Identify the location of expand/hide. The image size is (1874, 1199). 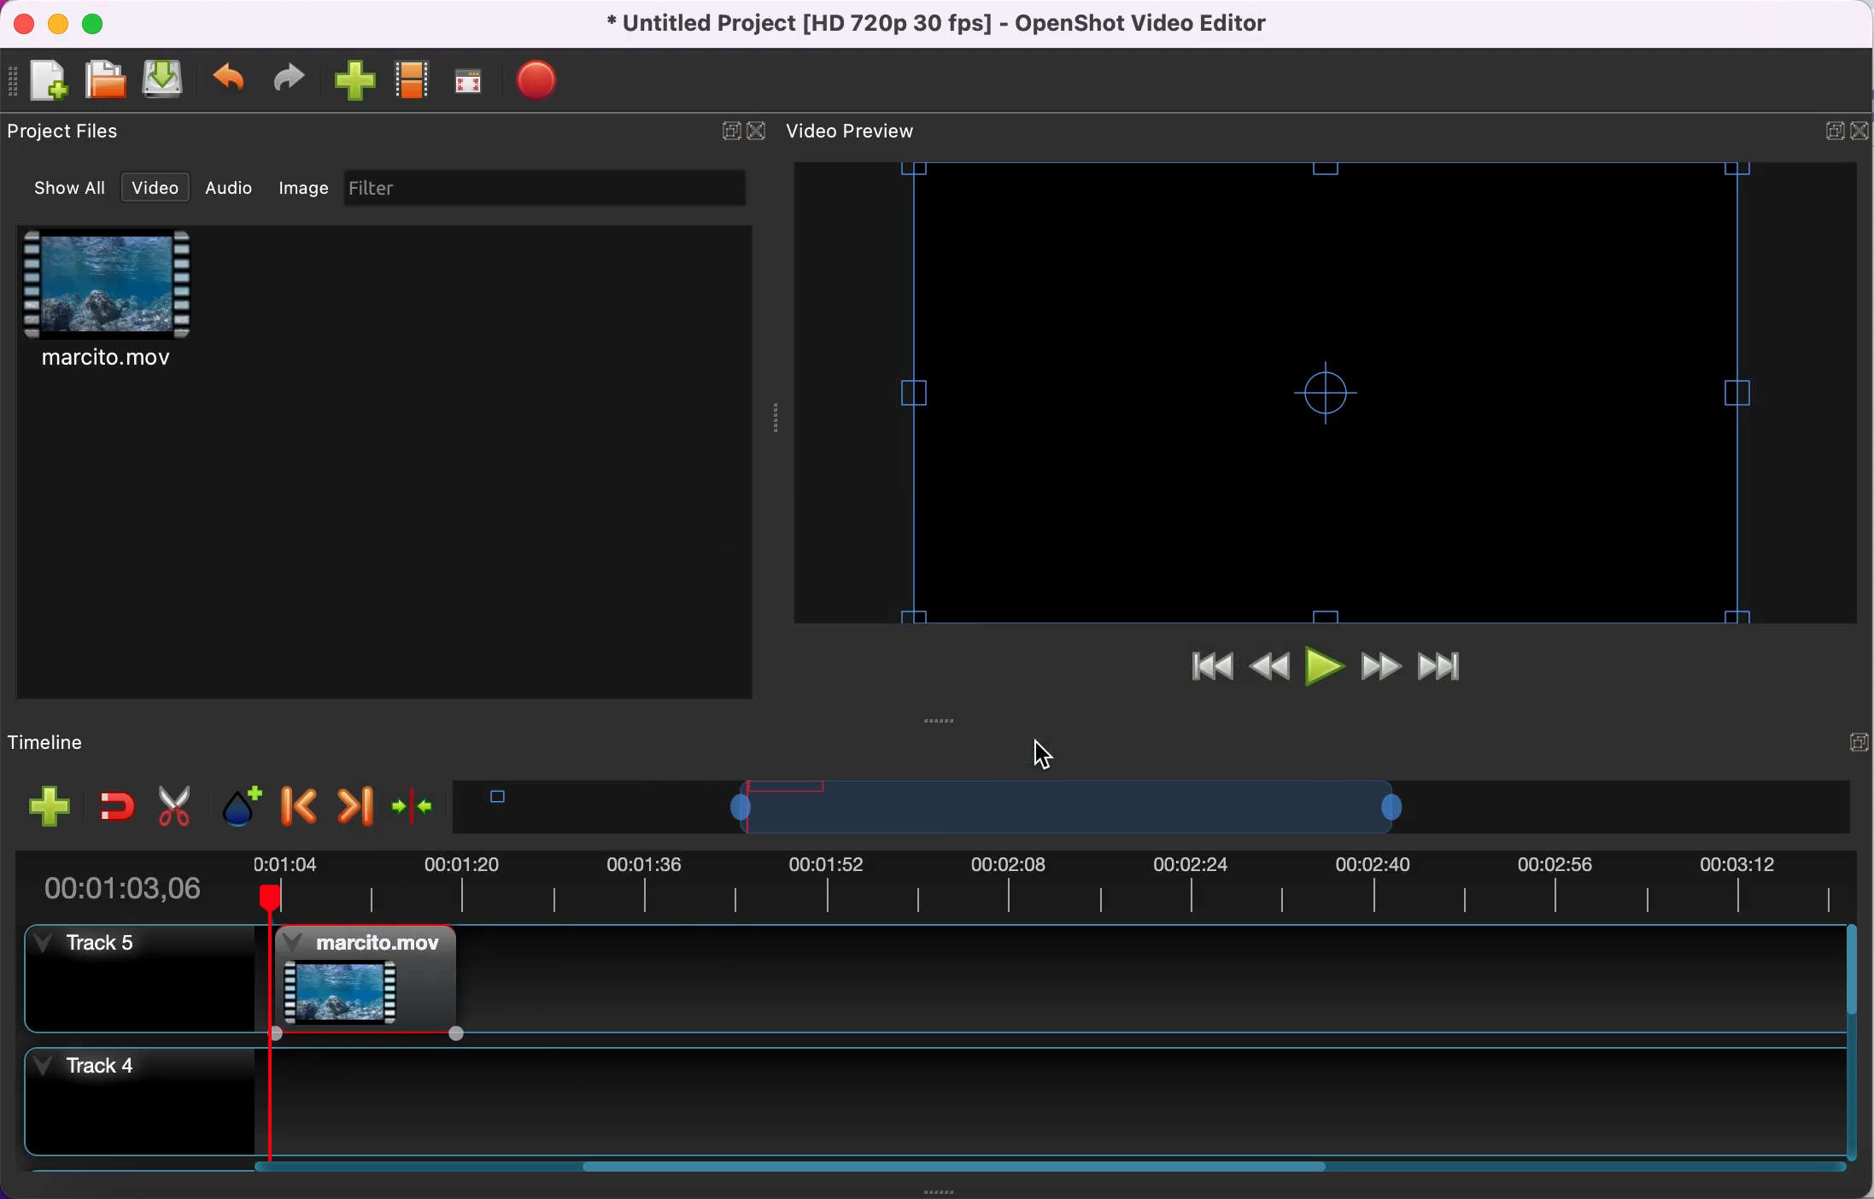
(1833, 752).